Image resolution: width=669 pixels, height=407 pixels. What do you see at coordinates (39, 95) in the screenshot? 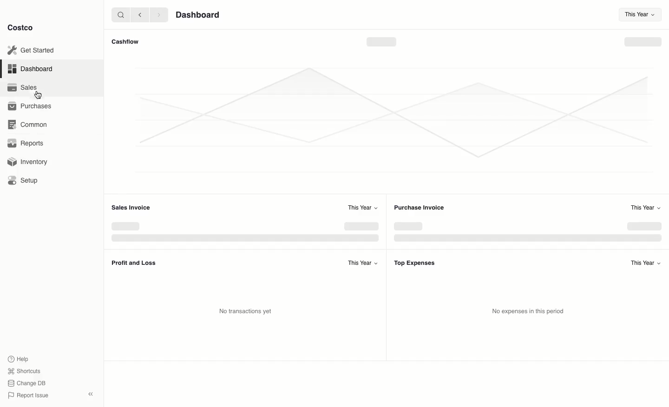
I see `cursor` at bounding box center [39, 95].